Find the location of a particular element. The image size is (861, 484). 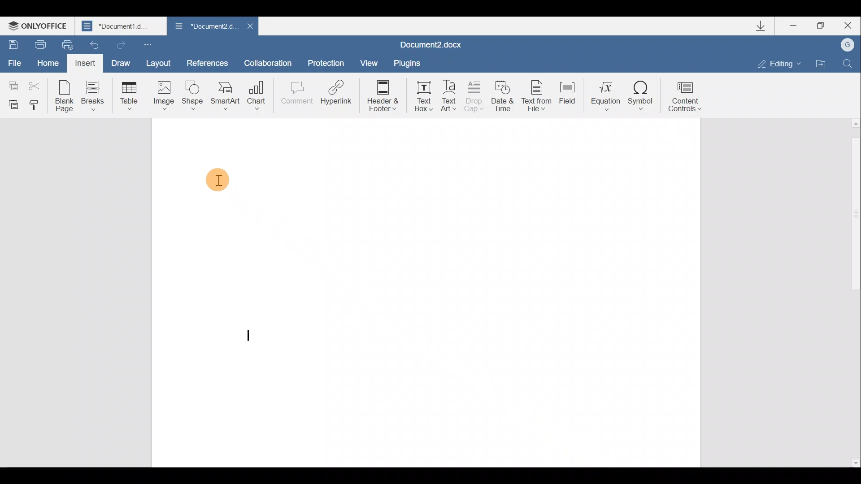

Comment is located at coordinates (296, 94).